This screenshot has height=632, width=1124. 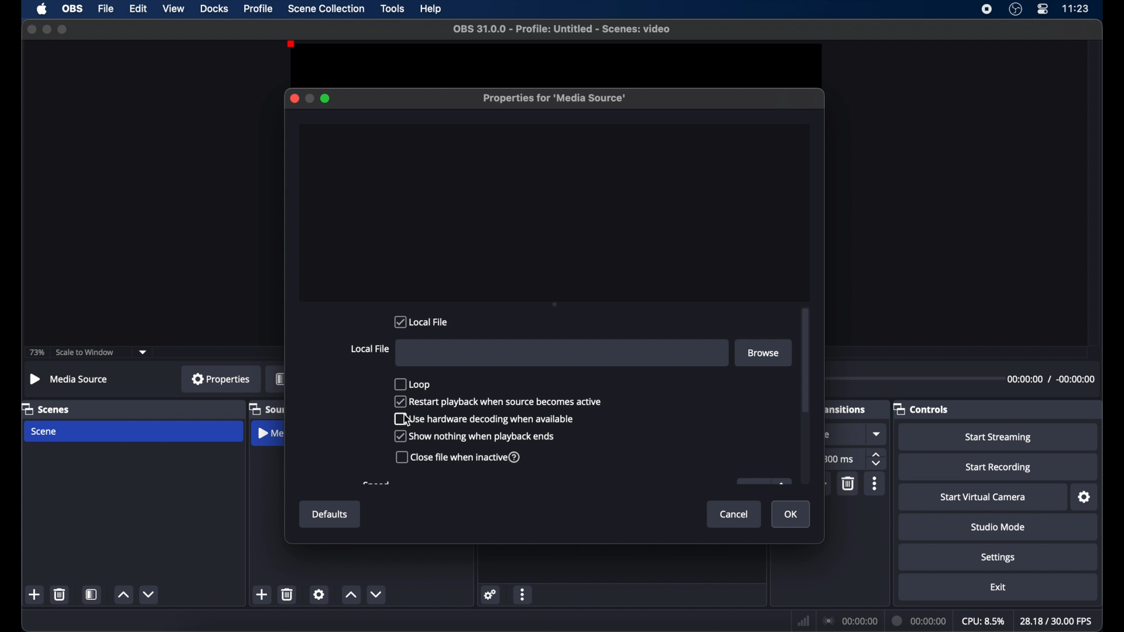 What do you see at coordinates (92, 595) in the screenshot?
I see `scene filters` at bounding box center [92, 595].